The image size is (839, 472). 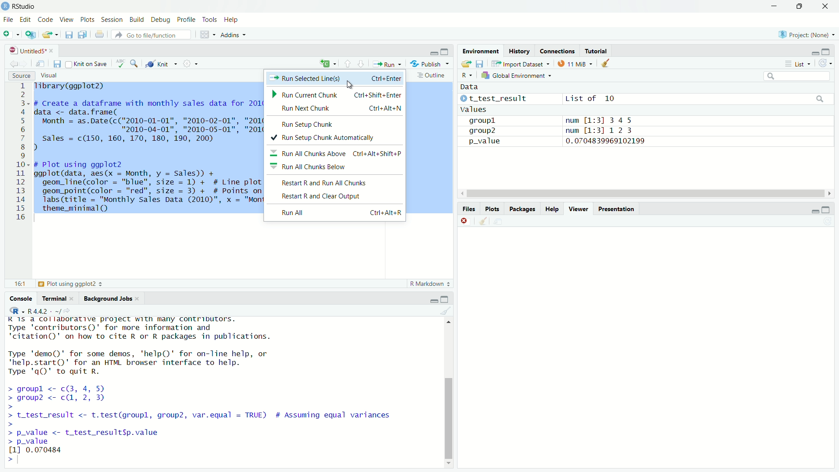 What do you see at coordinates (645, 194) in the screenshot?
I see `scroll bar` at bounding box center [645, 194].